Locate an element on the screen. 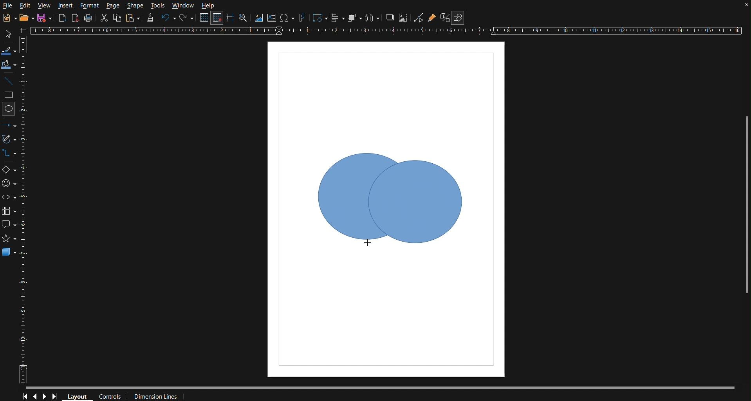 Image resolution: width=751 pixels, height=401 pixels. Line is located at coordinates (10, 81).